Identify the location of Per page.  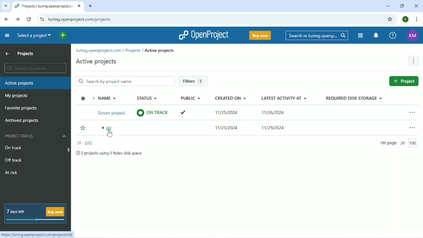
(401, 143).